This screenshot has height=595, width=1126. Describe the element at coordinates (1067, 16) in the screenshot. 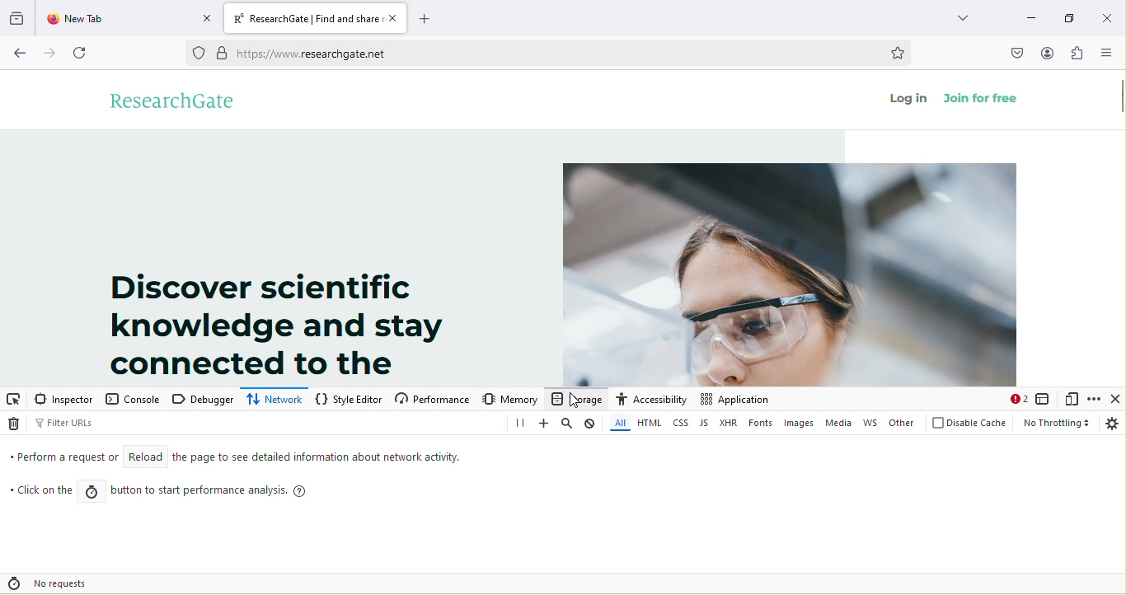

I see `maximize` at that location.